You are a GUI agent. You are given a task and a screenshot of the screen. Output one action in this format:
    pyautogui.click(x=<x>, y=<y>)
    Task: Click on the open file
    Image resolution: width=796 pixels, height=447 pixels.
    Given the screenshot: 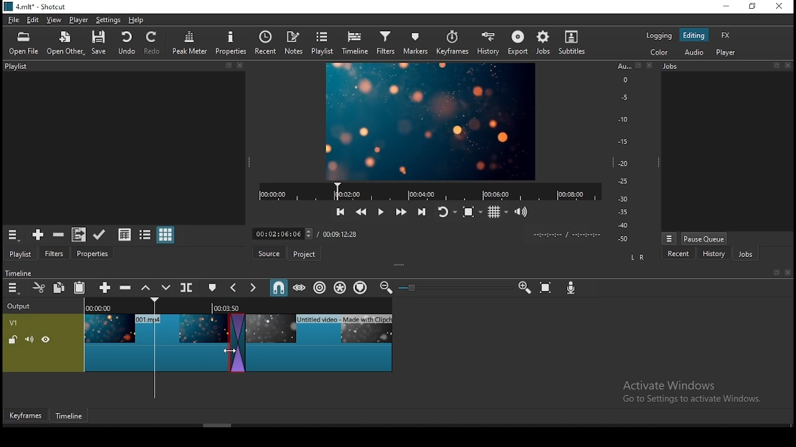 What is the action you would take?
    pyautogui.click(x=23, y=43)
    